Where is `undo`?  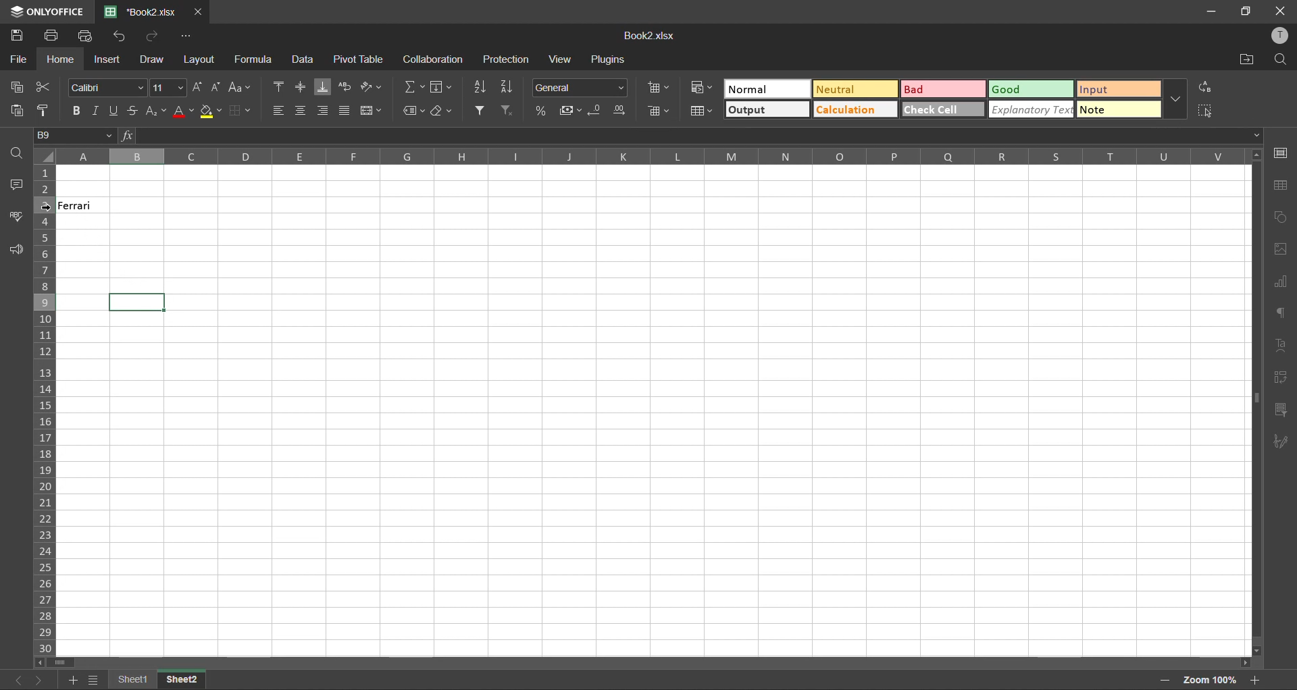
undo is located at coordinates (123, 38).